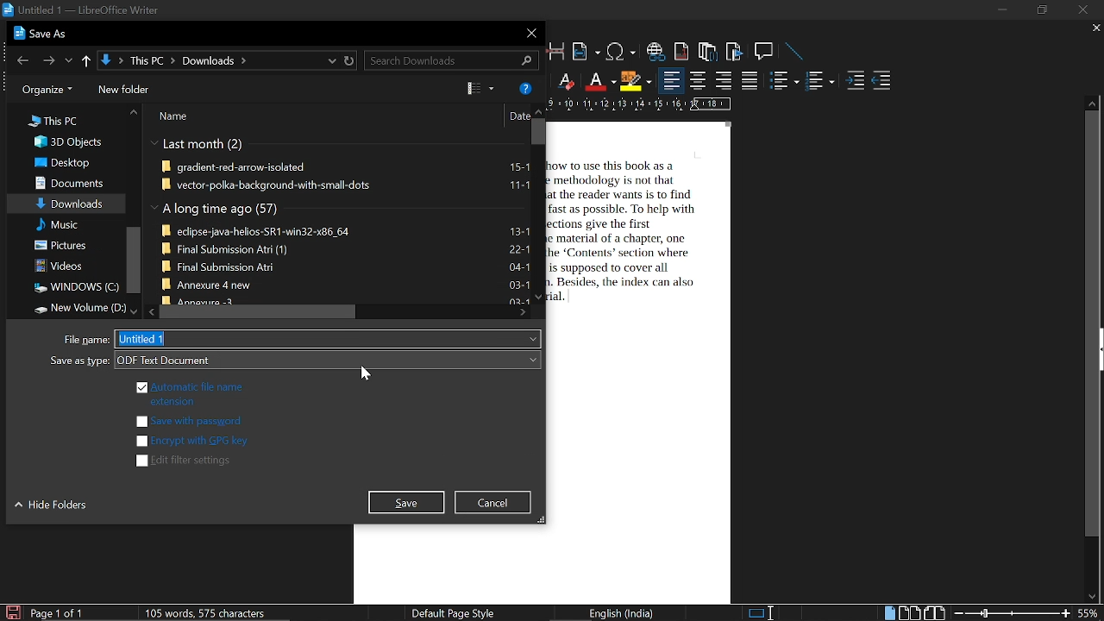  What do you see at coordinates (795, 52) in the screenshot?
I see `line` at bounding box center [795, 52].